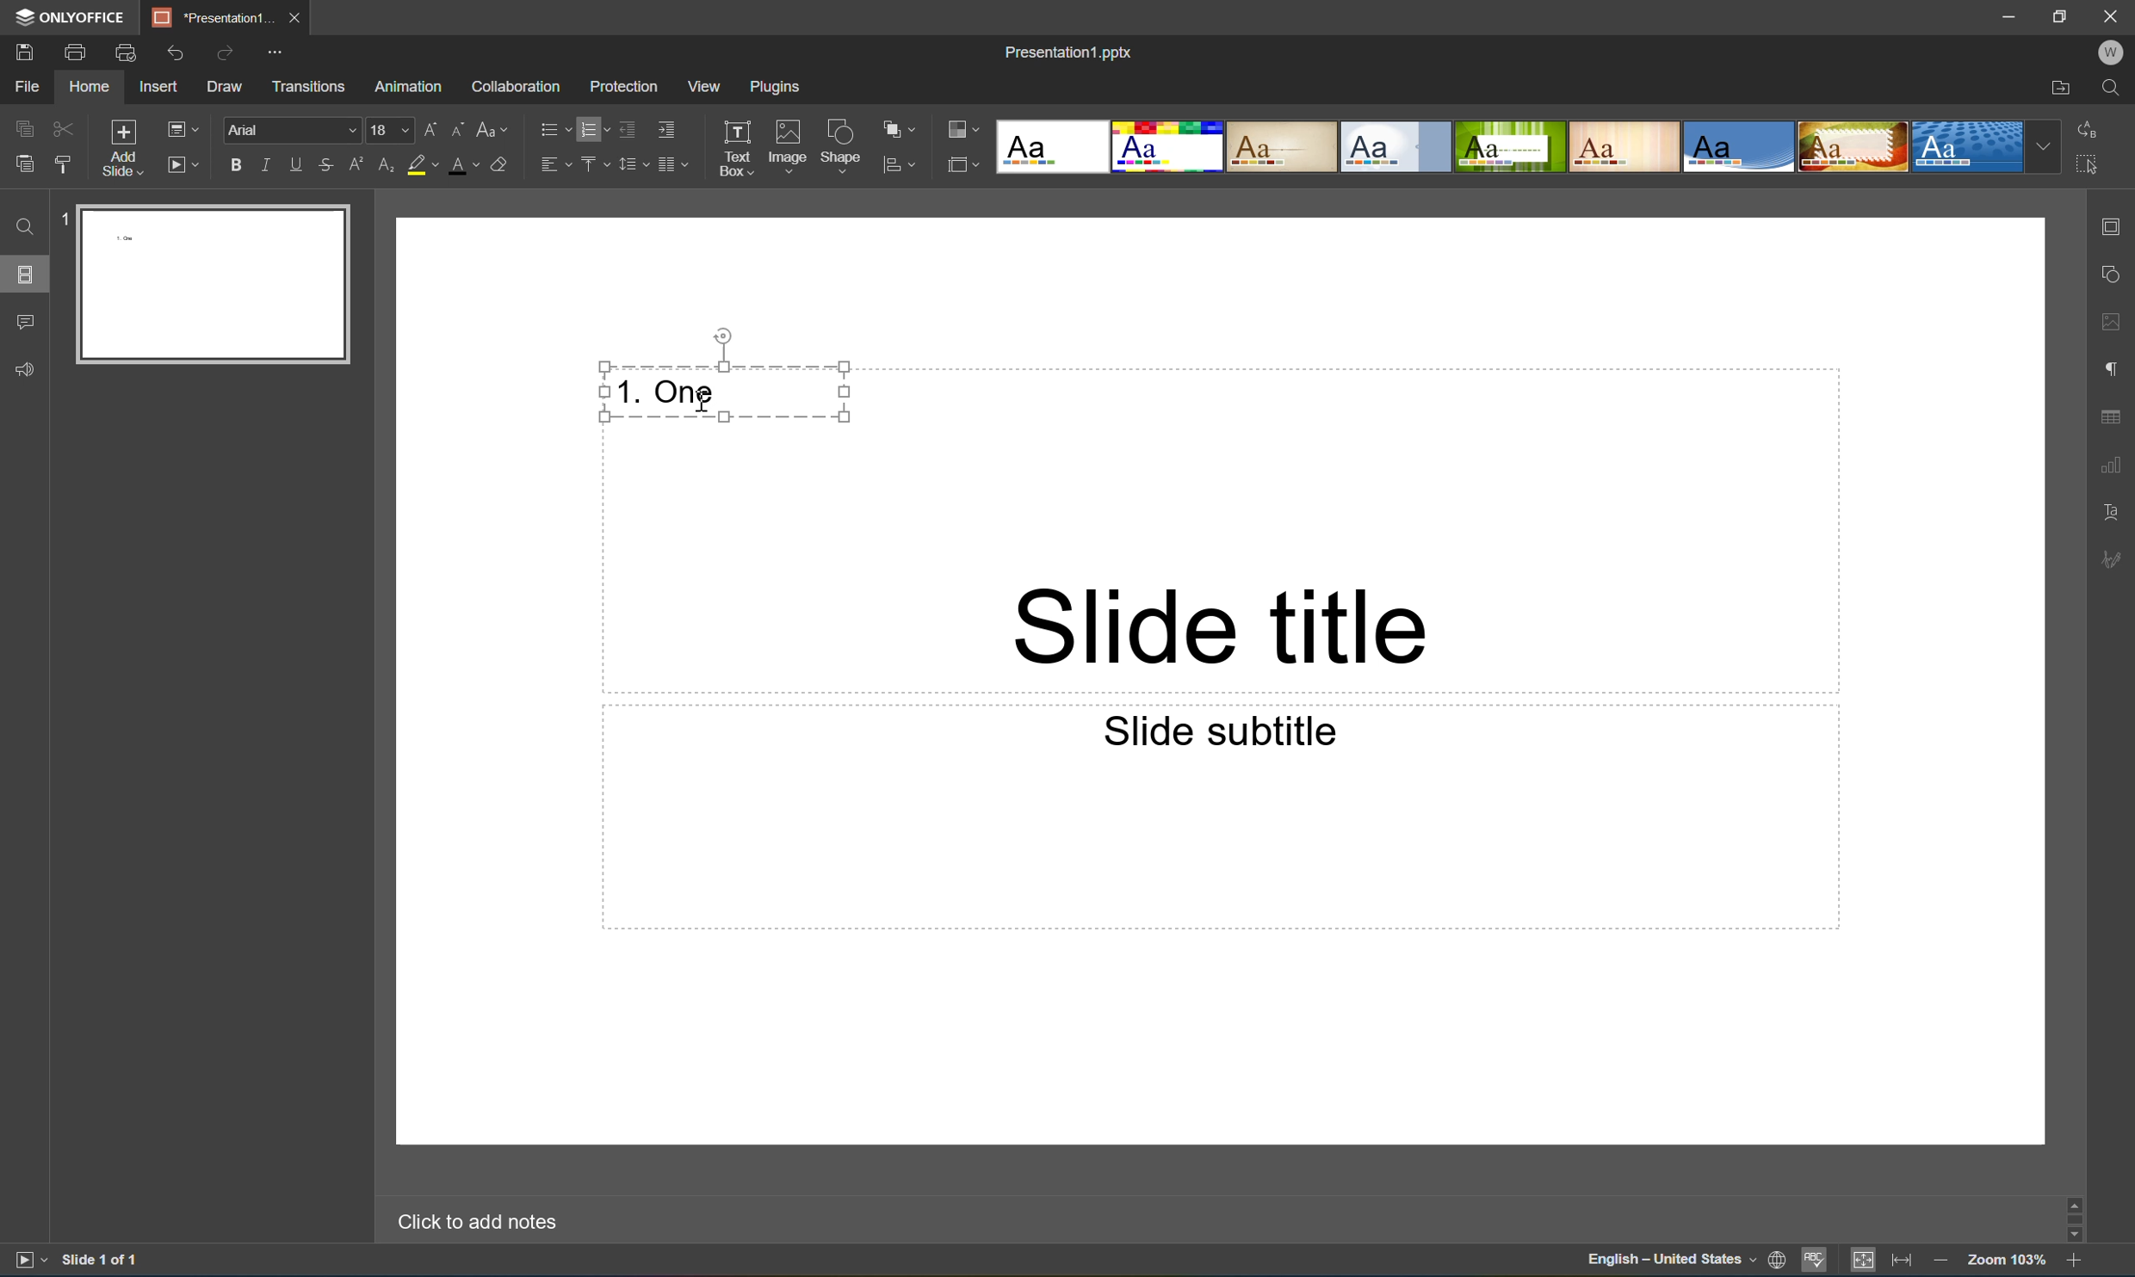 Image resolution: width=2135 pixels, height=1277 pixels. I want to click on One, so click(685, 392).